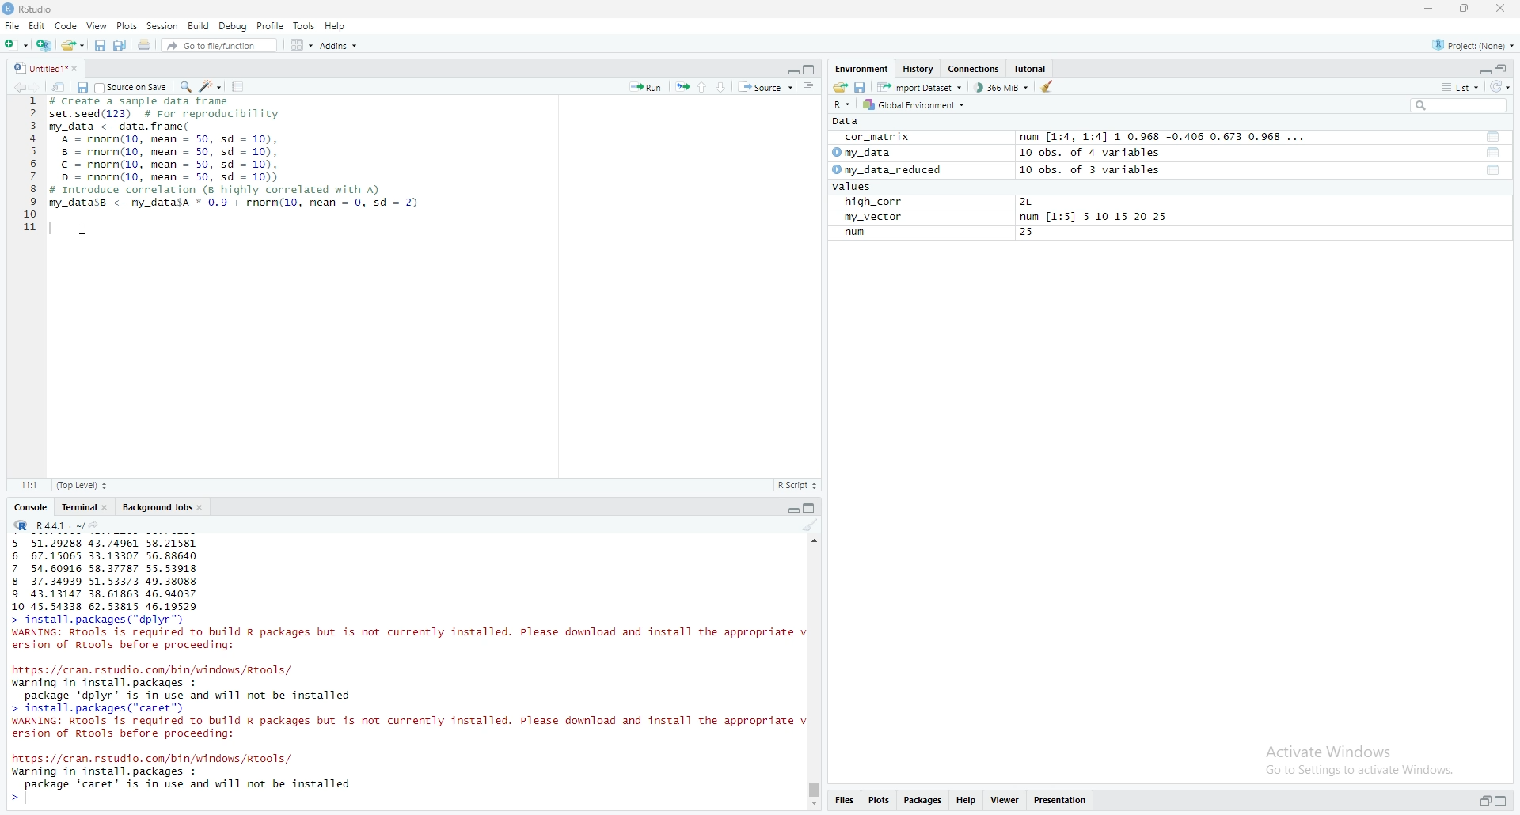 Image resolution: width=1520 pixels, height=815 pixels. What do you see at coordinates (74, 45) in the screenshot?
I see `share folder ` at bounding box center [74, 45].